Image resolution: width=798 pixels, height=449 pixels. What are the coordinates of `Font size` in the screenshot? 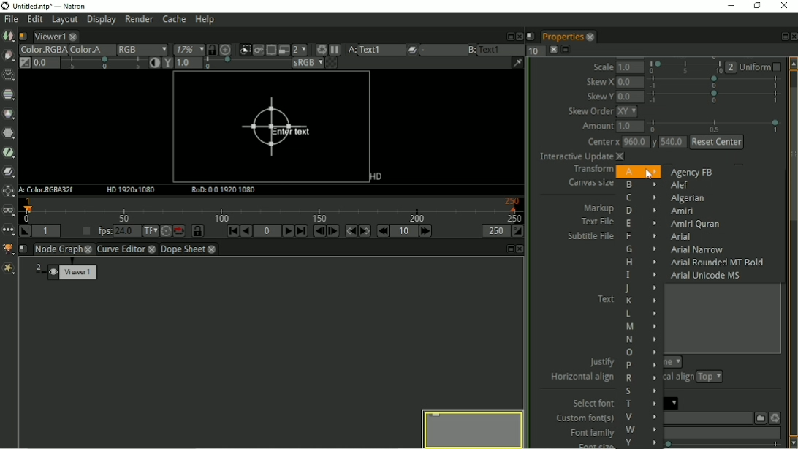 It's located at (589, 445).